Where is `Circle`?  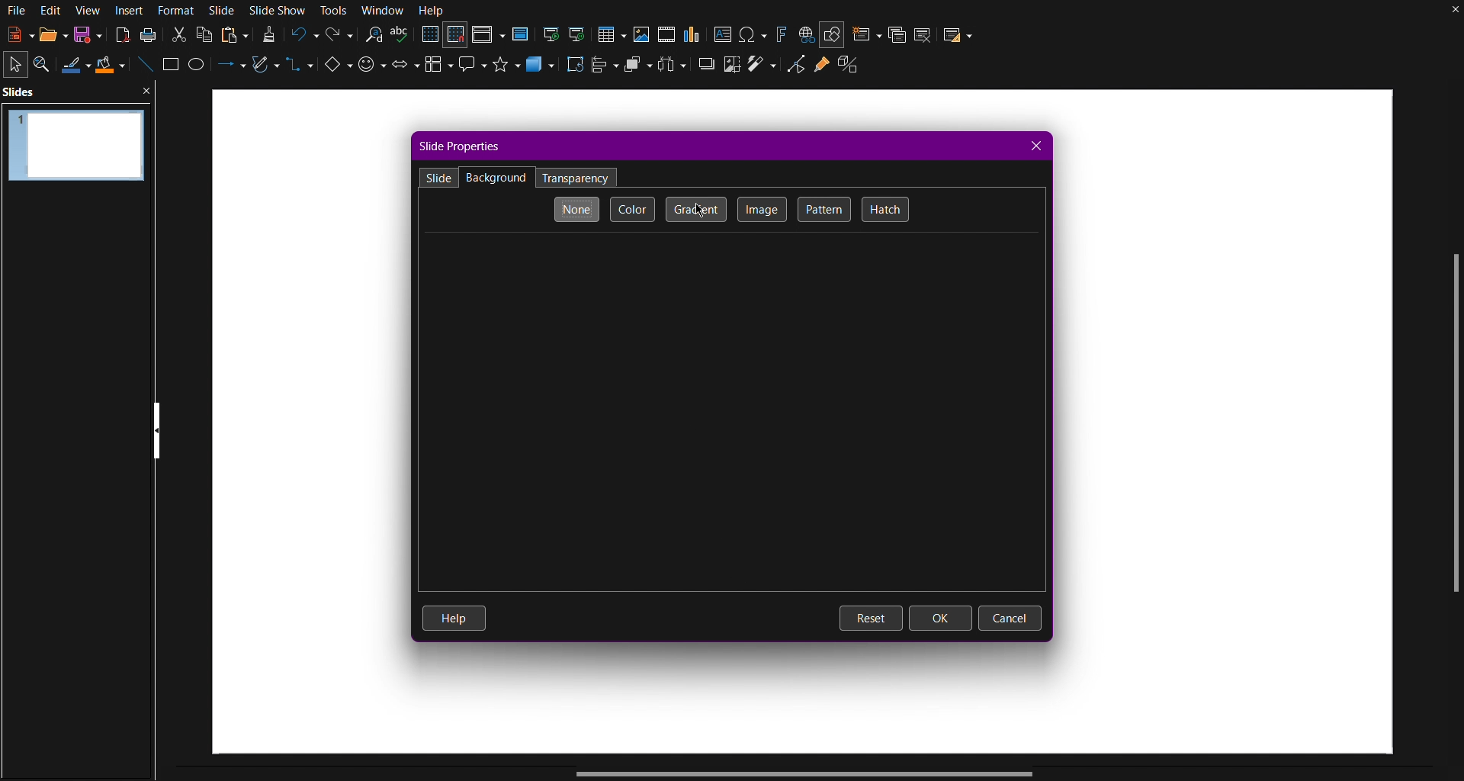
Circle is located at coordinates (199, 68).